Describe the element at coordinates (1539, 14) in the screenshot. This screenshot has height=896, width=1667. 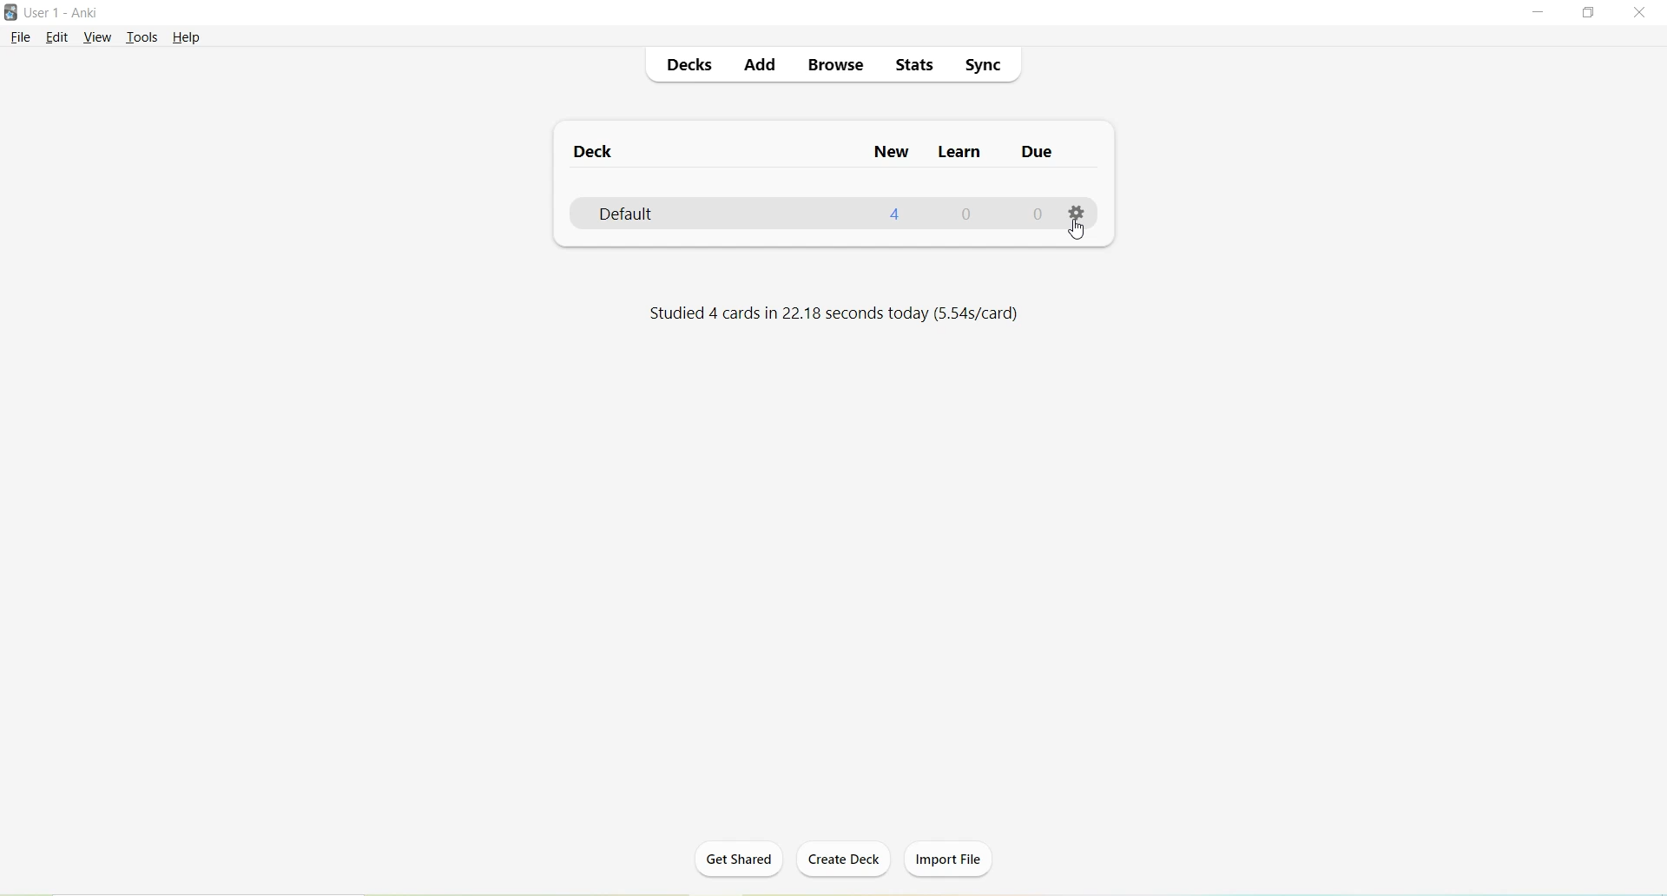
I see `Minimize` at that location.